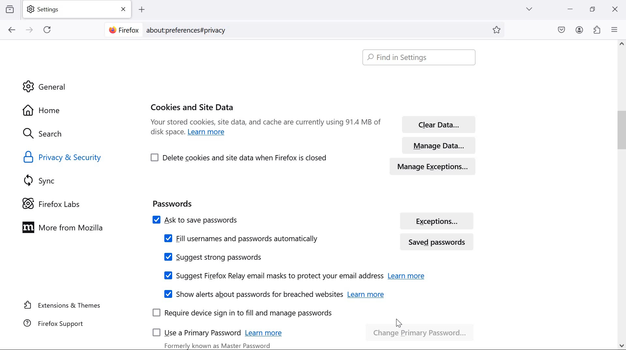 The image size is (626, 350). I want to click on Firefox Labs, so click(57, 203).